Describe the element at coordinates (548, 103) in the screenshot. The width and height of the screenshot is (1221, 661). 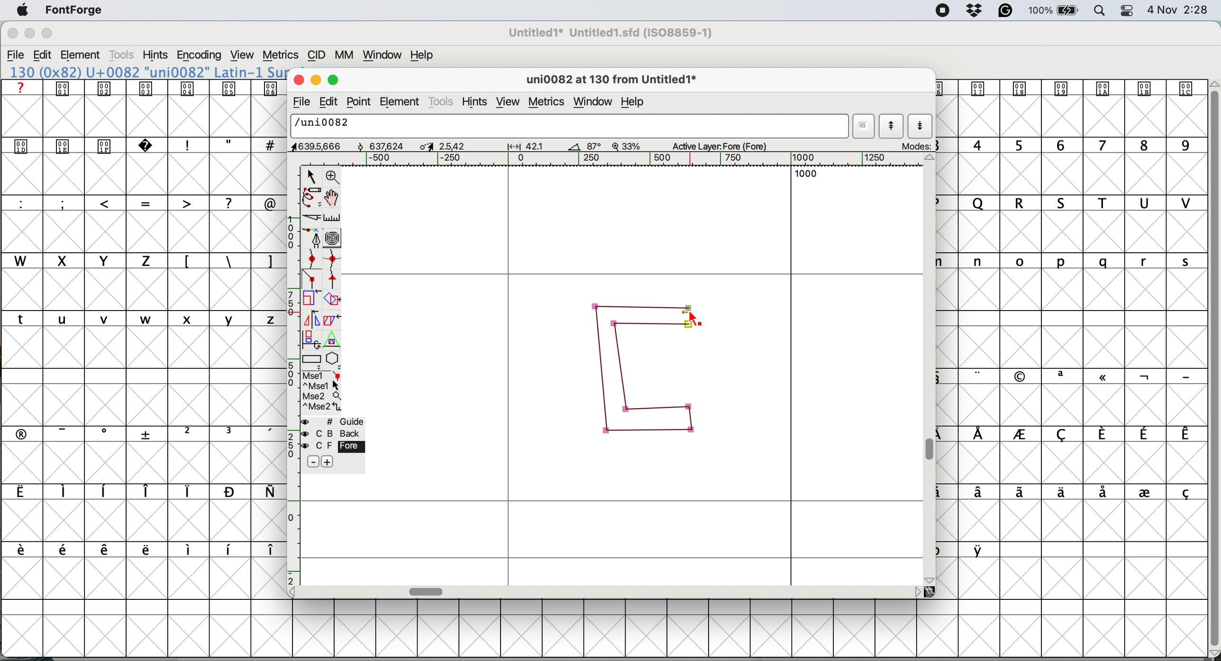
I see `metrics` at that location.